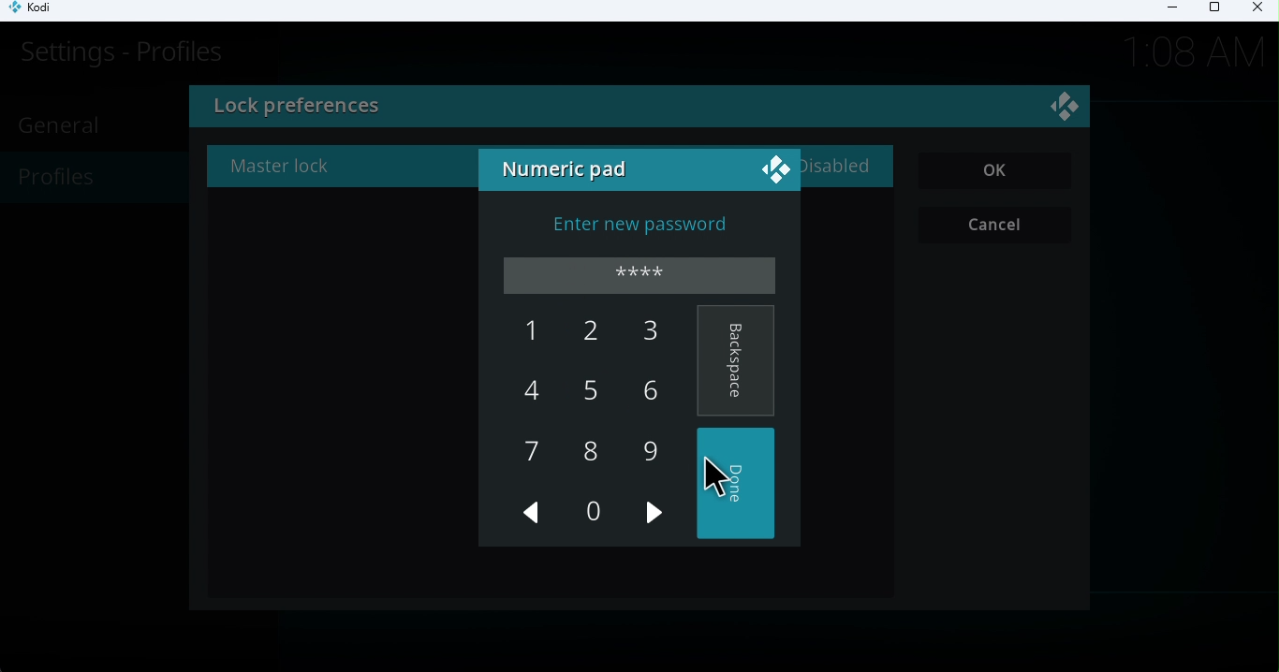 This screenshot has width=1279, height=672. Describe the element at coordinates (650, 450) in the screenshot. I see `9` at that location.